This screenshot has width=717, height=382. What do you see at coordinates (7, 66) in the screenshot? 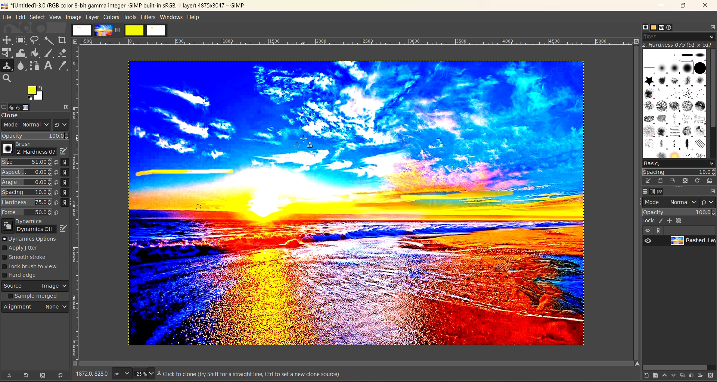
I see `clone tool` at bounding box center [7, 66].